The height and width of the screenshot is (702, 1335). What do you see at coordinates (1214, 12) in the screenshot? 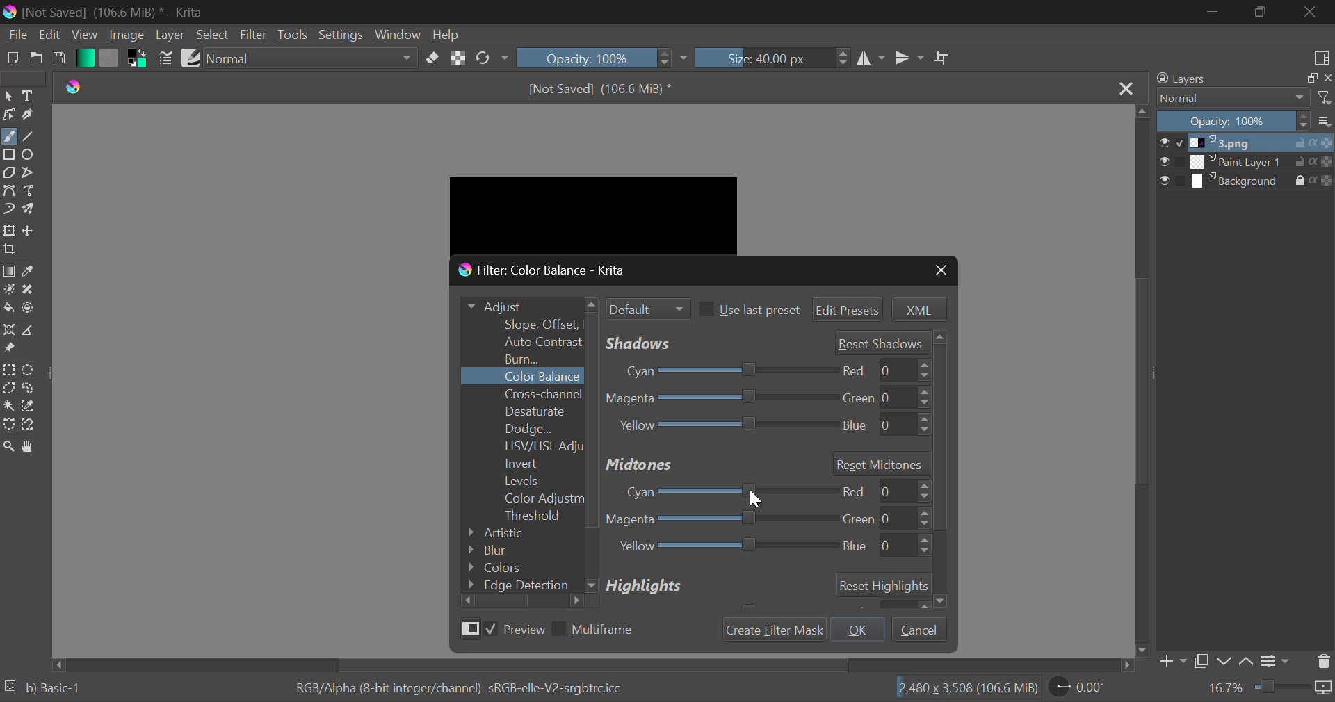
I see `Restore Down` at bounding box center [1214, 12].